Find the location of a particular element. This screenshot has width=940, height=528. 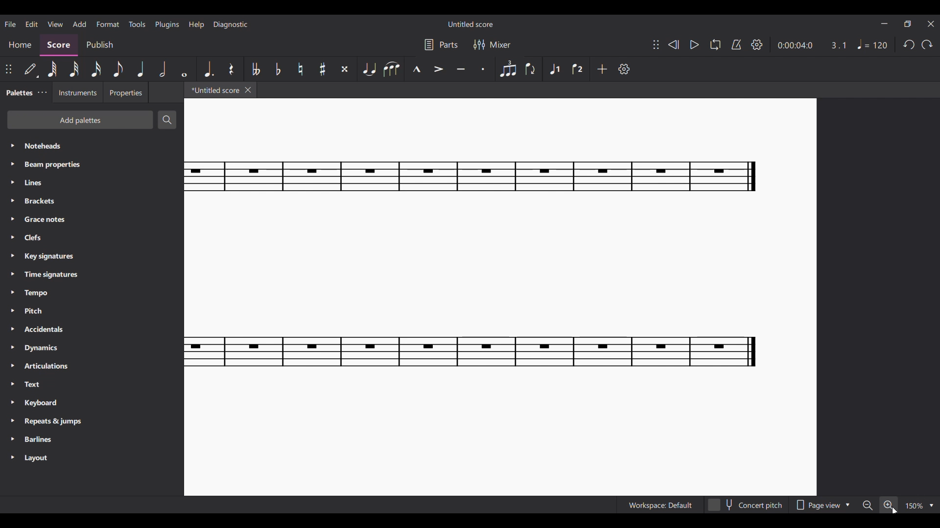

Augmentation dot is located at coordinates (209, 68).